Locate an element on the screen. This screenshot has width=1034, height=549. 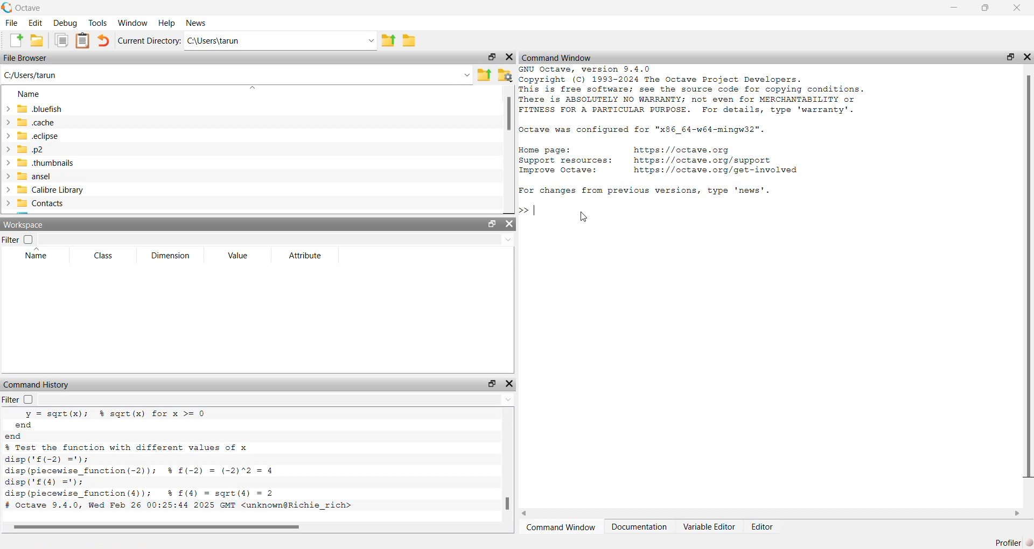
Class is located at coordinates (103, 255).